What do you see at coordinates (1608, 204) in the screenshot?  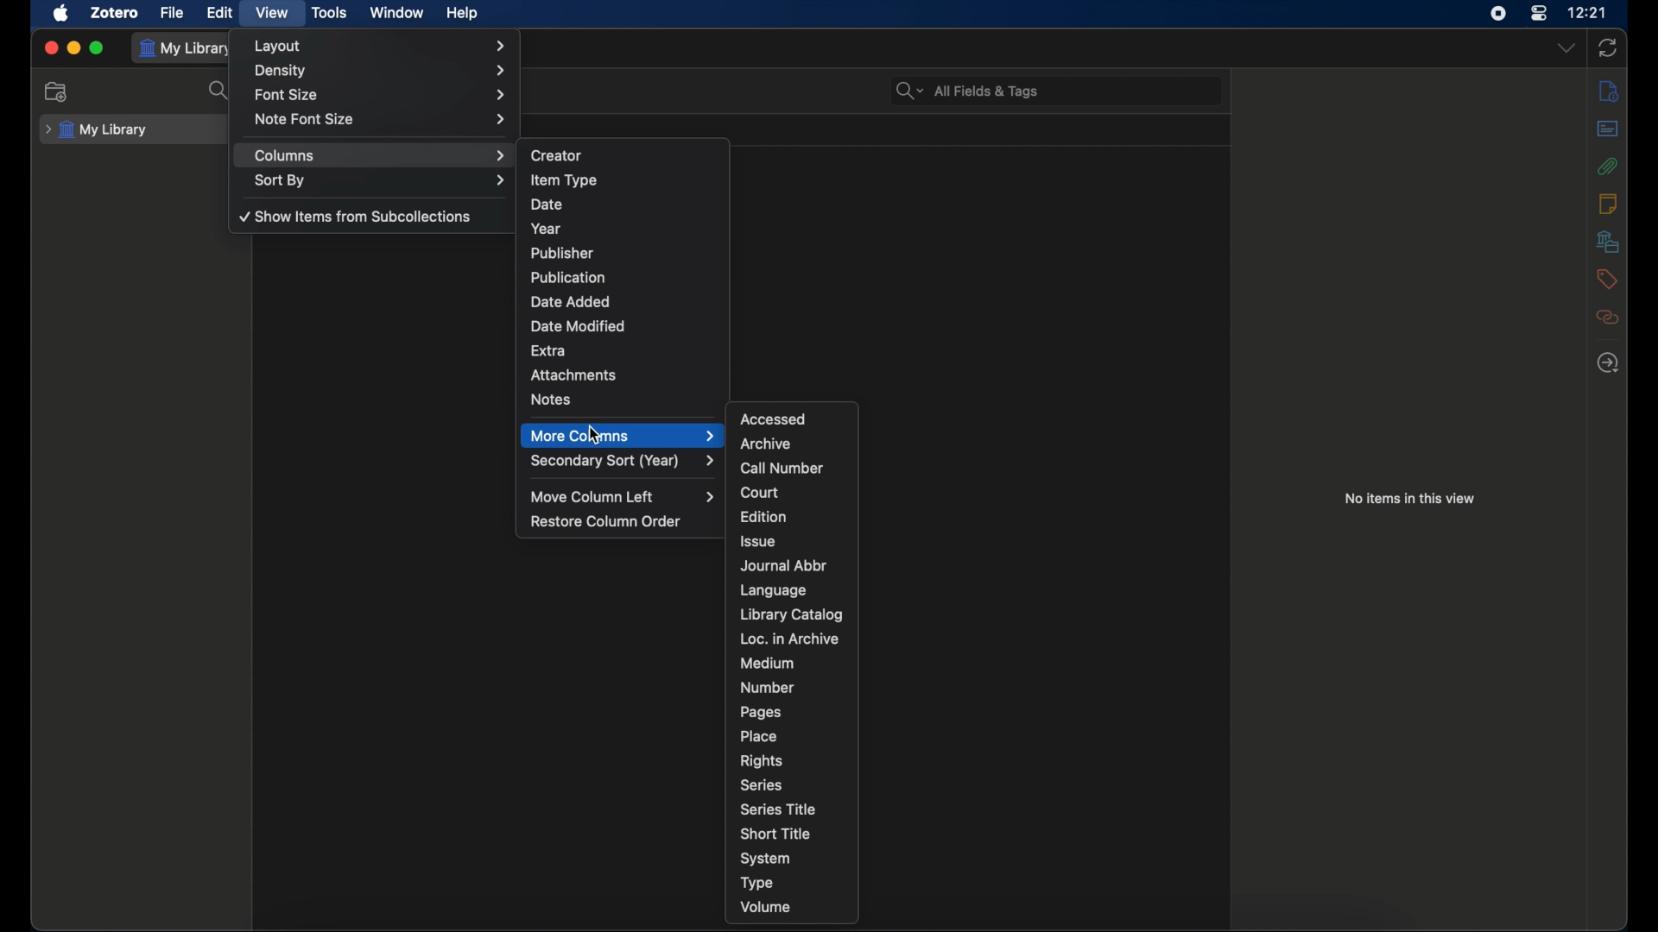 I see `notes` at bounding box center [1608, 204].